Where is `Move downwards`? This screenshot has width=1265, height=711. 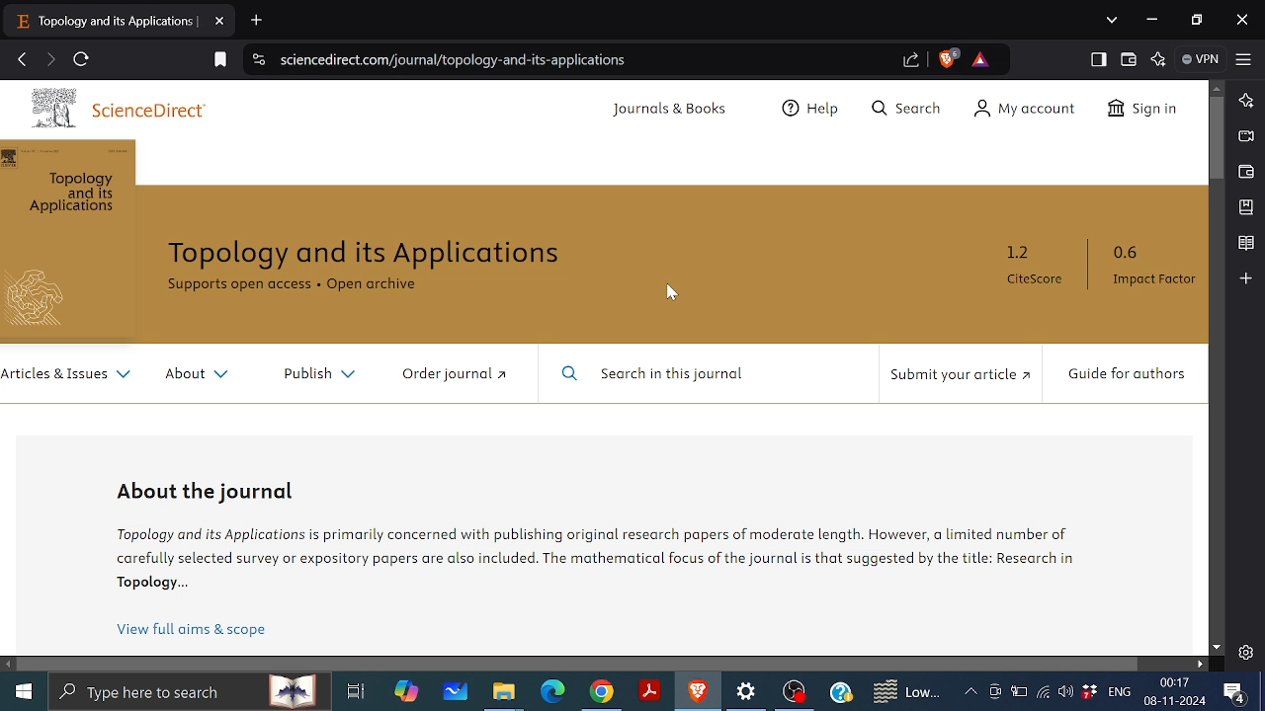 Move downwards is located at coordinates (1216, 649).